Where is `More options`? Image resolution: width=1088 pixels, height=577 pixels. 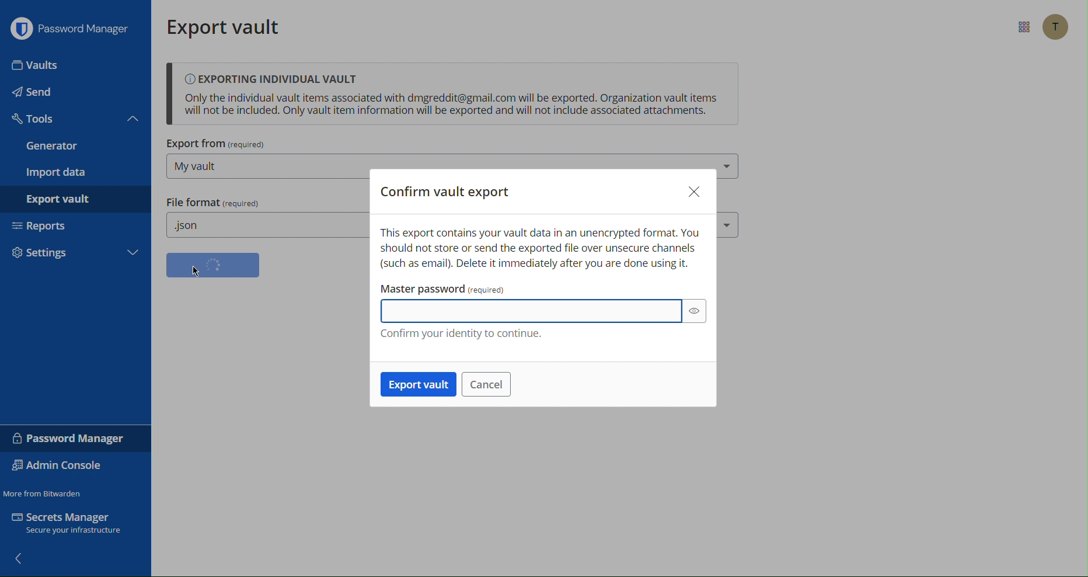 More options is located at coordinates (1021, 27).